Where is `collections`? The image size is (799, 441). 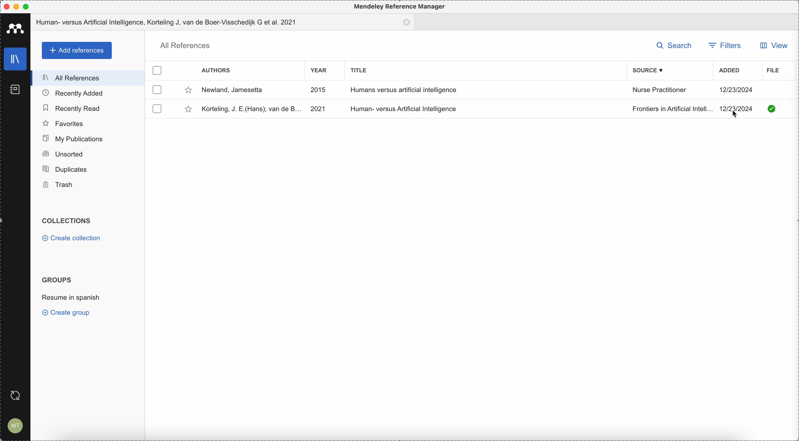 collections is located at coordinates (69, 221).